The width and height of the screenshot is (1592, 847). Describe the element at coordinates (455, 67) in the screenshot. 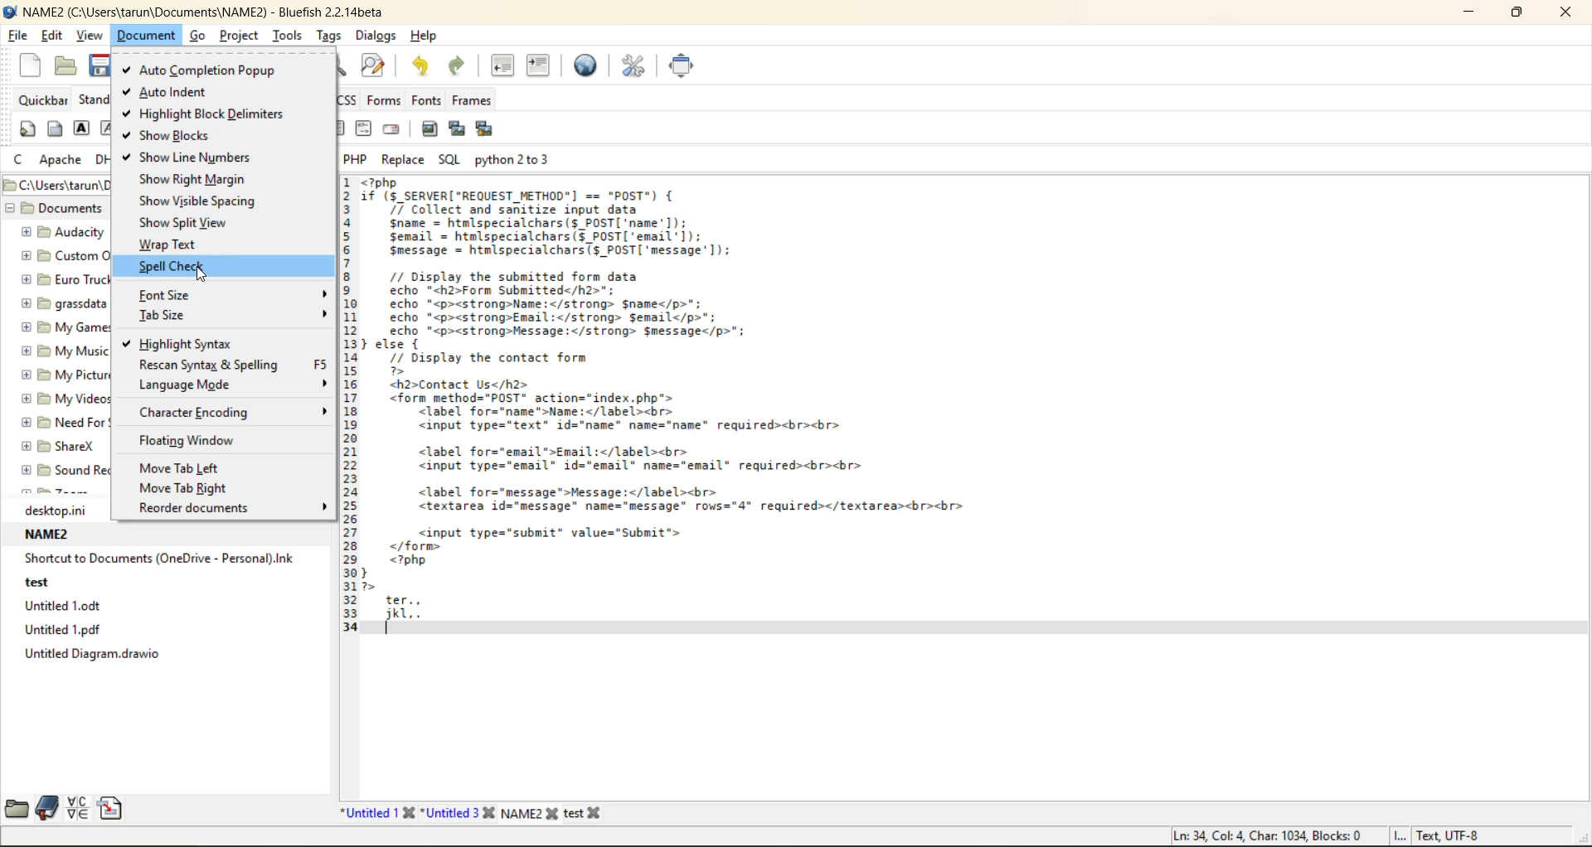

I see `redo` at that location.